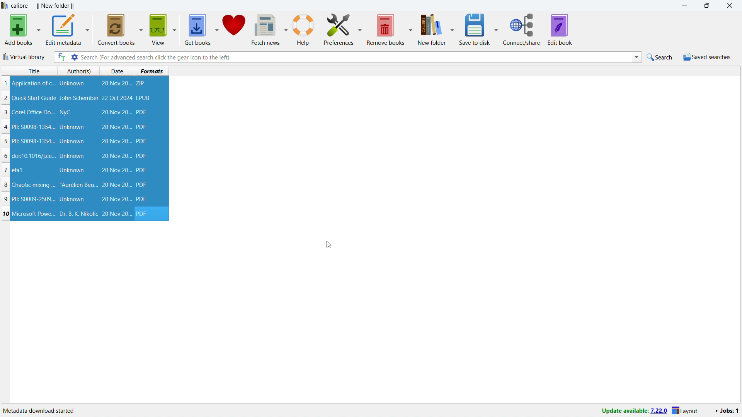 Image resolution: width=742 pixels, height=417 pixels. What do you see at coordinates (706, 5) in the screenshot?
I see `maximize` at bounding box center [706, 5].